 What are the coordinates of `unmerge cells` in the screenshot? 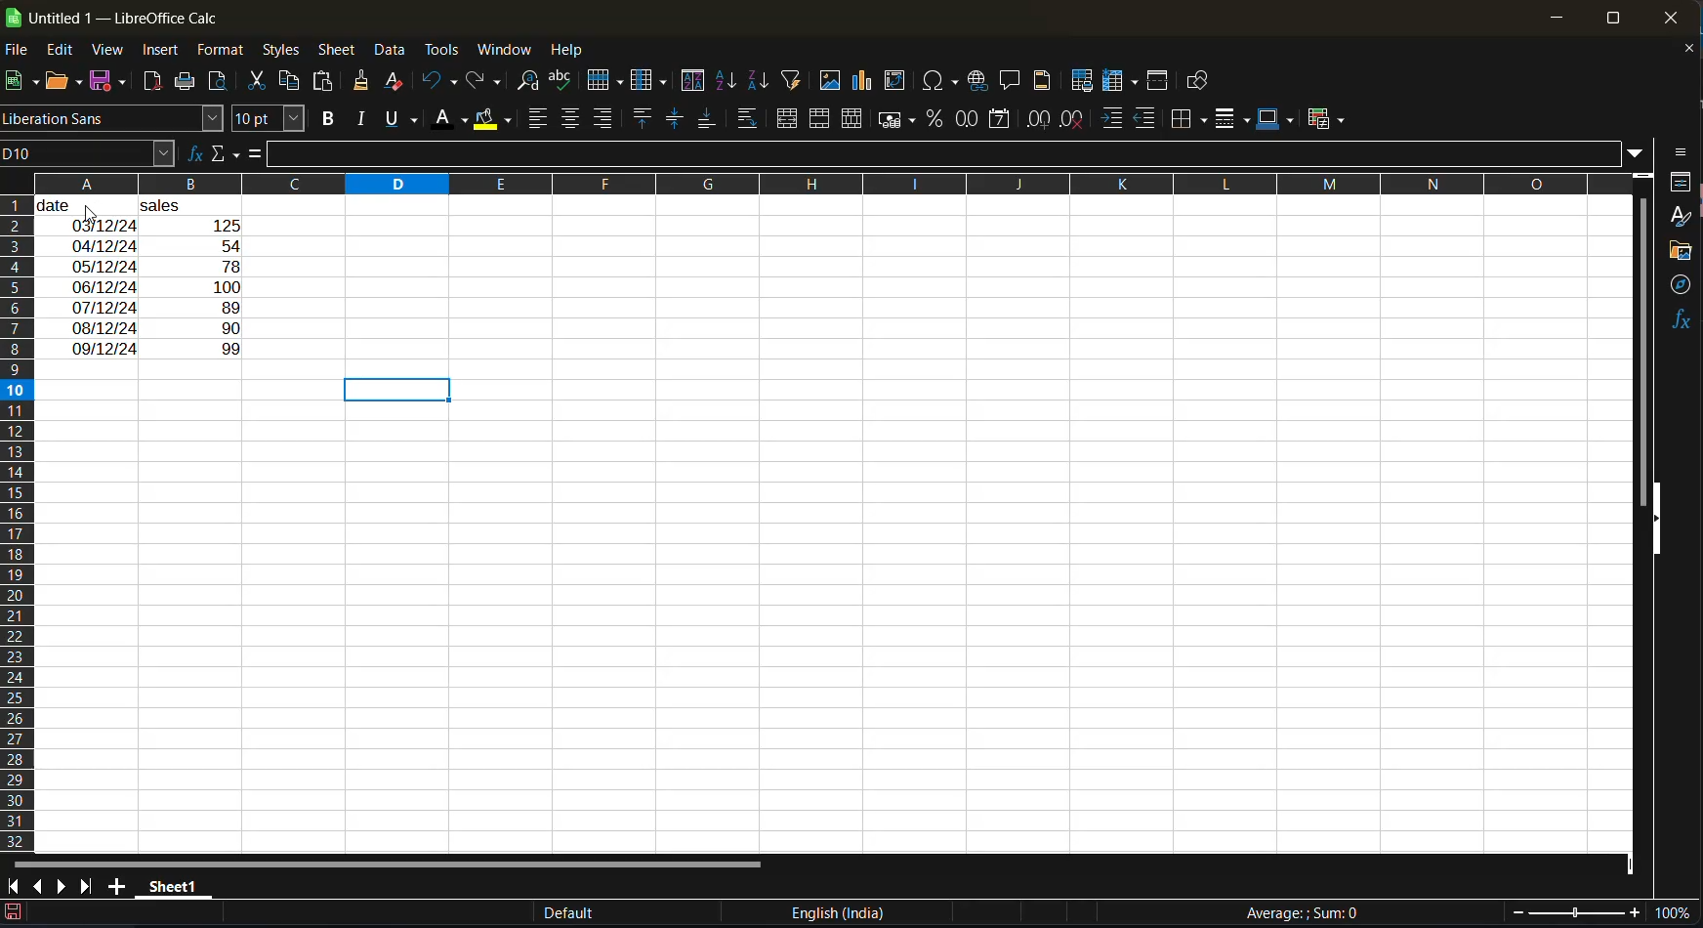 It's located at (856, 119).